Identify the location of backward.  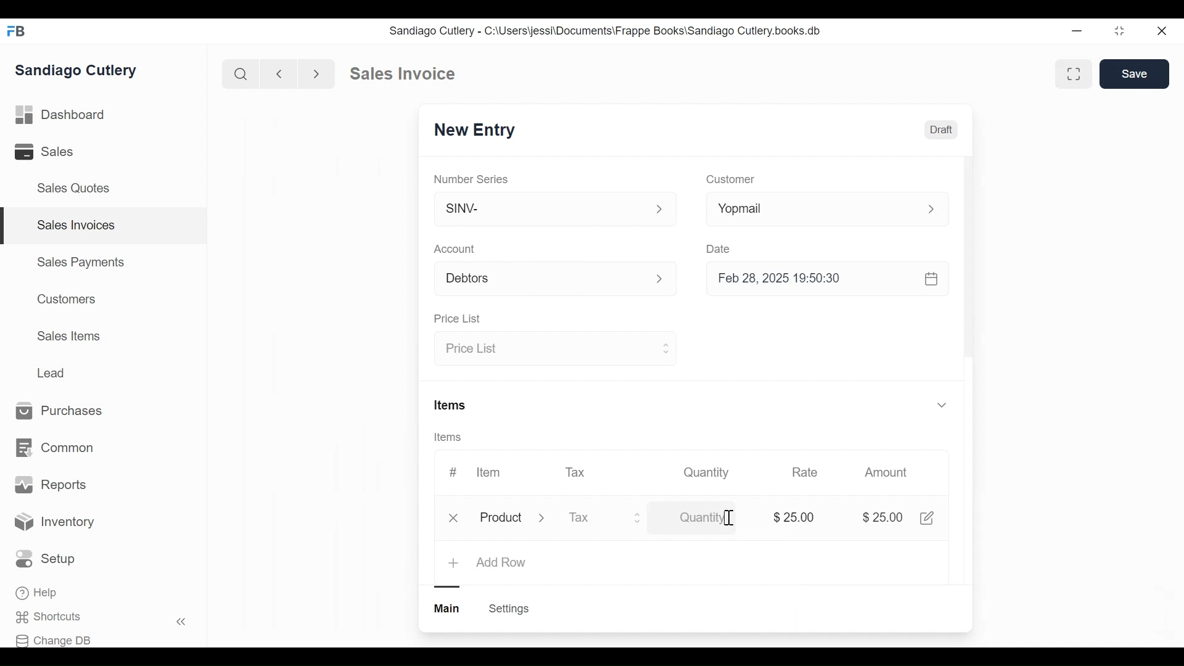
(279, 73).